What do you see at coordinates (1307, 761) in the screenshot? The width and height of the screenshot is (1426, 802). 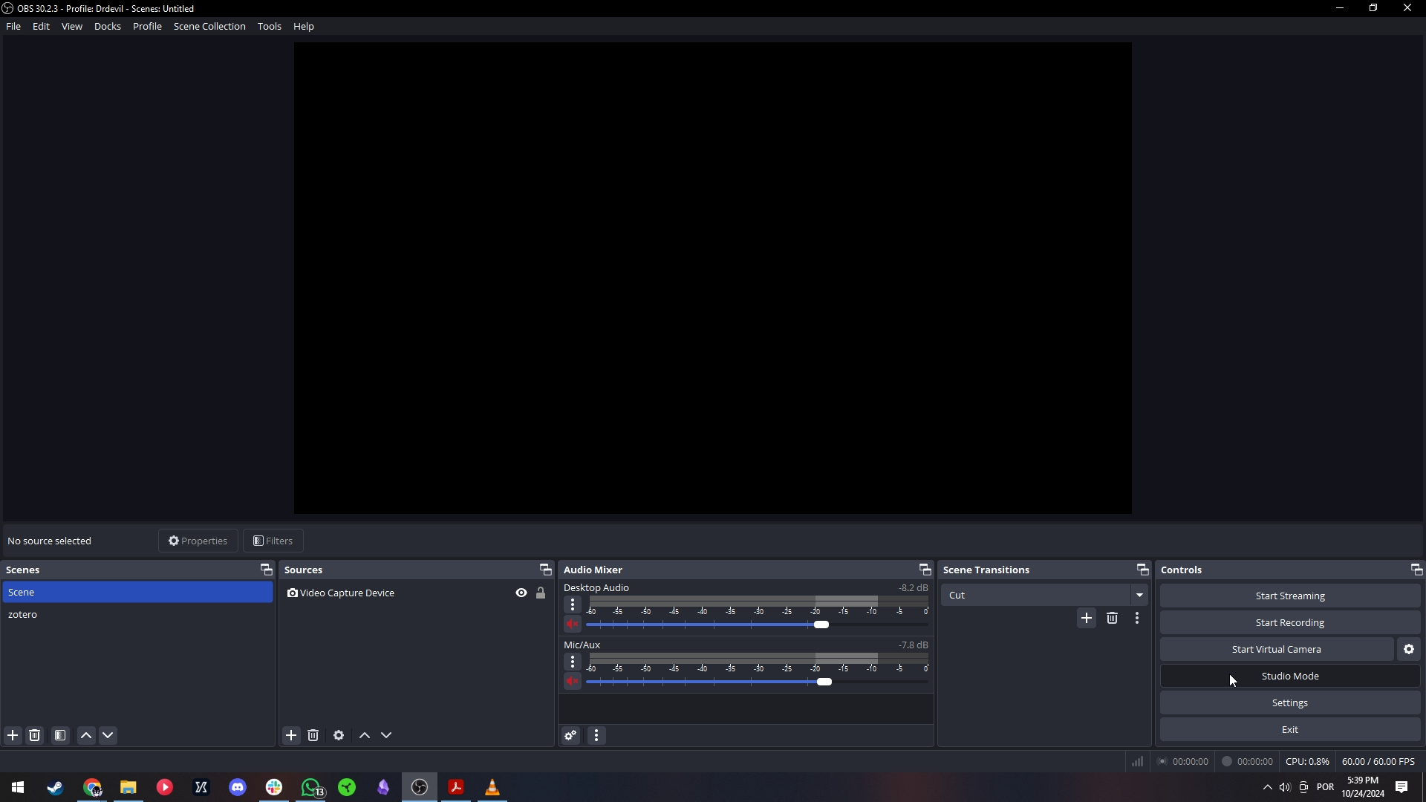 I see `CPU usage` at bounding box center [1307, 761].